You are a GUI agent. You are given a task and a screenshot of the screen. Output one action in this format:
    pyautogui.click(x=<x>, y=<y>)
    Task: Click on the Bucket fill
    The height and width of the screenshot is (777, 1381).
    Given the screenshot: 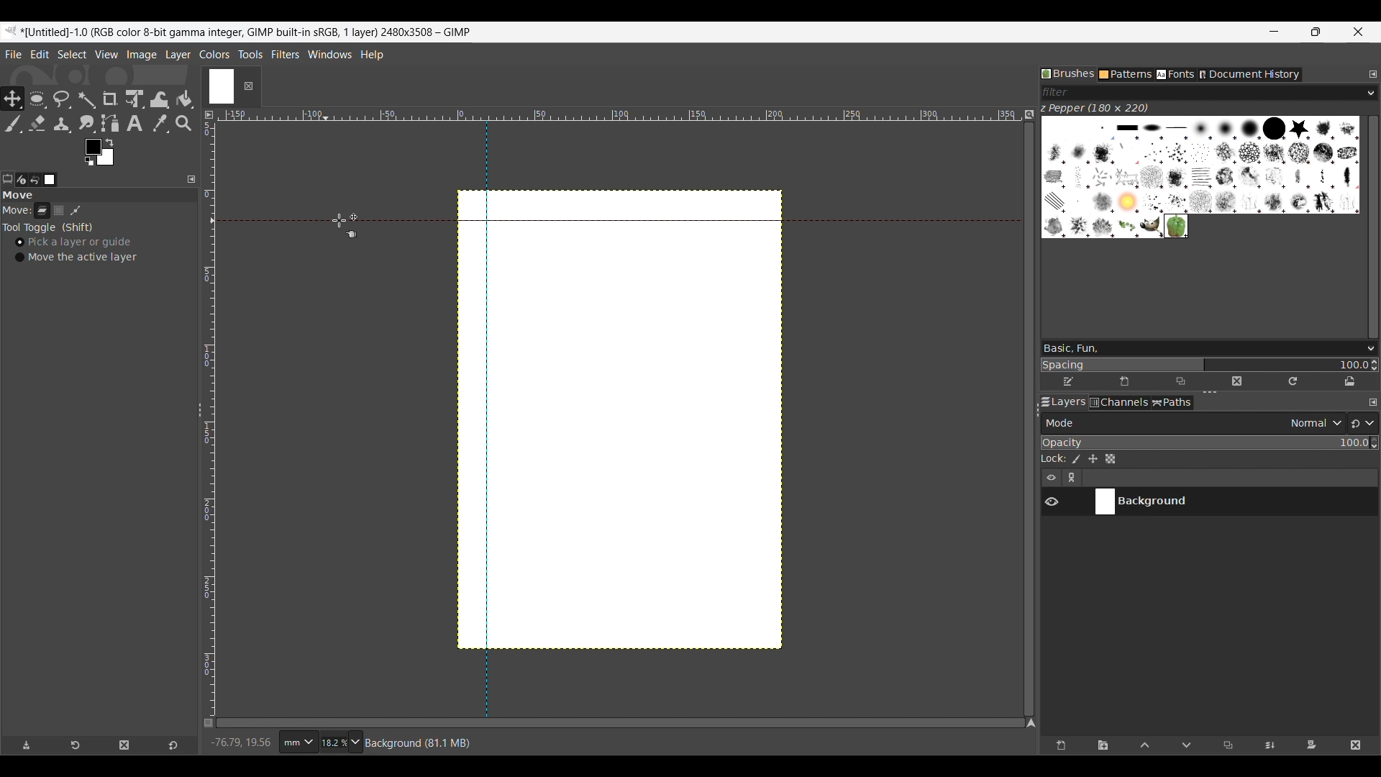 What is the action you would take?
    pyautogui.click(x=185, y=100)
    